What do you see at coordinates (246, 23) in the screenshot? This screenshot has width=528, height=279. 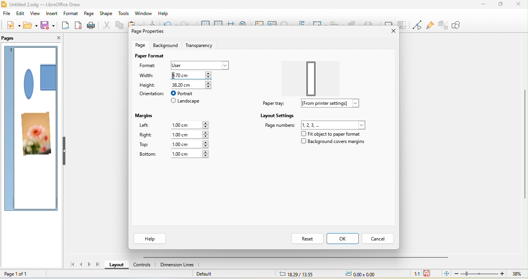 I see `zoom and pan` at bounding box center [246, 23].